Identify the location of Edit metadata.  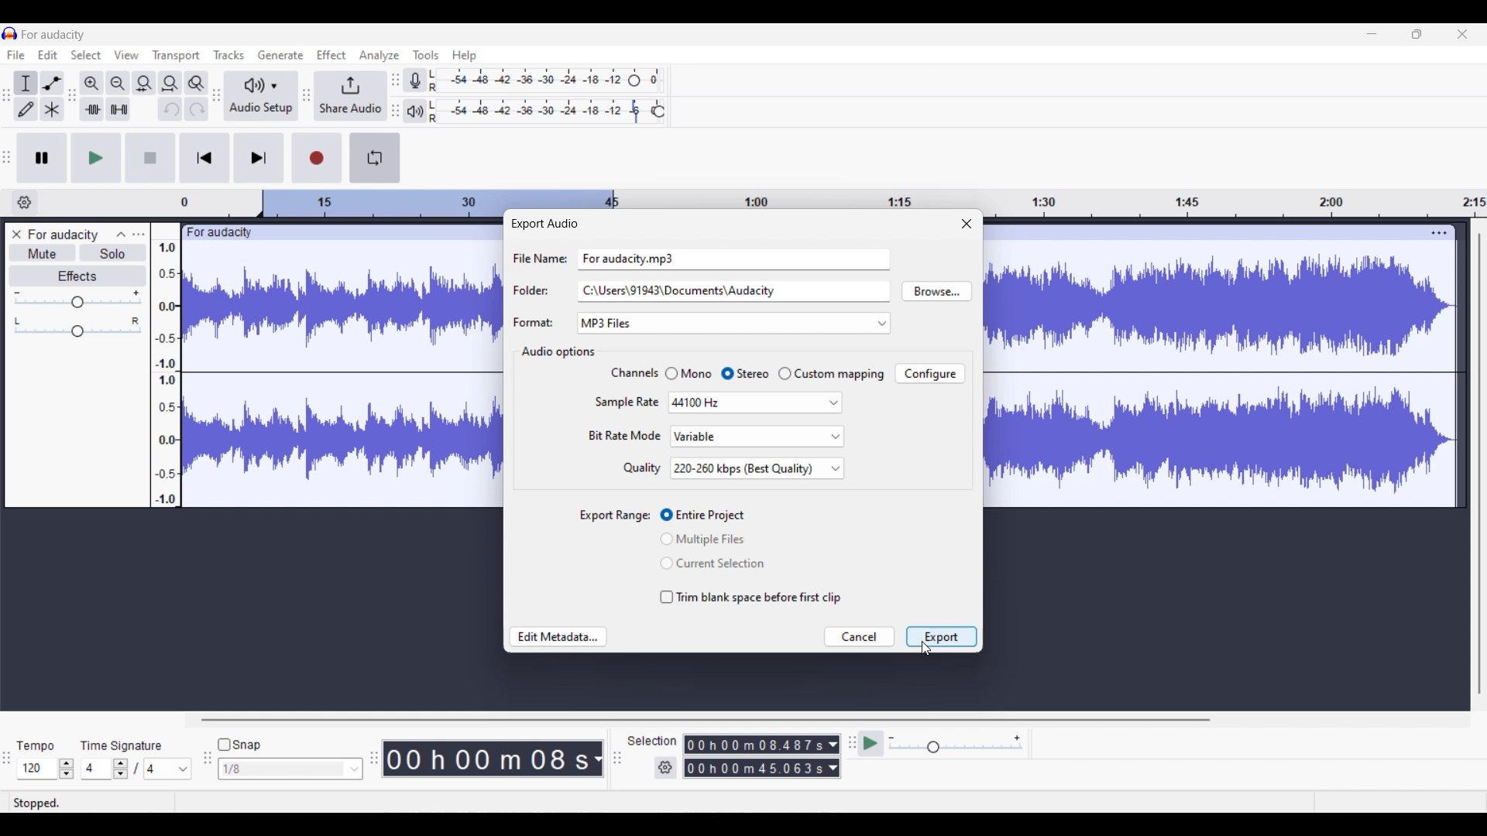
(558, 637).